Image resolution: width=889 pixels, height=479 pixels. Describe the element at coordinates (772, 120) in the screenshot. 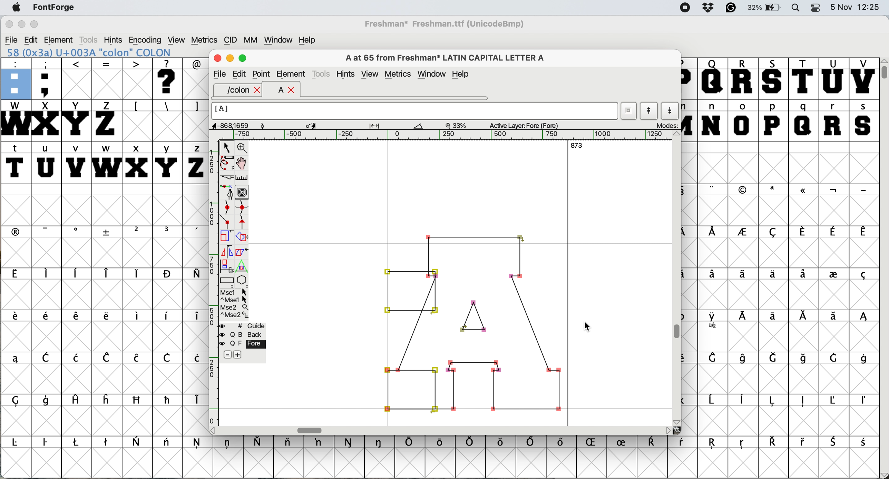

I see `p` at that location.